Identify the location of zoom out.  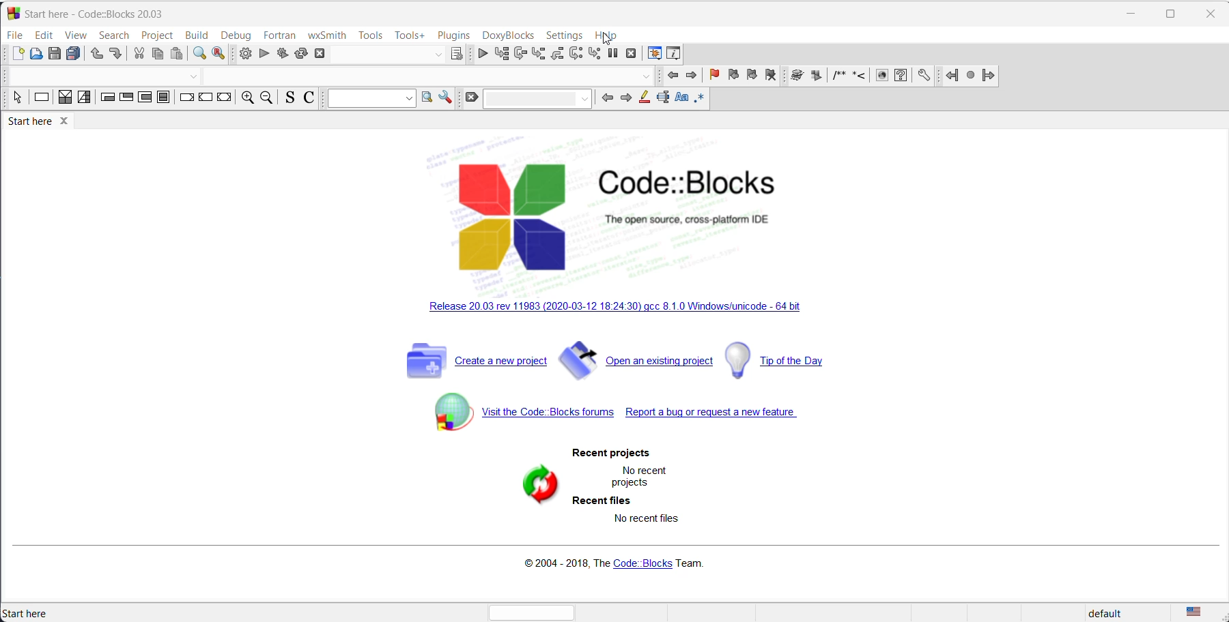
(267, 99).